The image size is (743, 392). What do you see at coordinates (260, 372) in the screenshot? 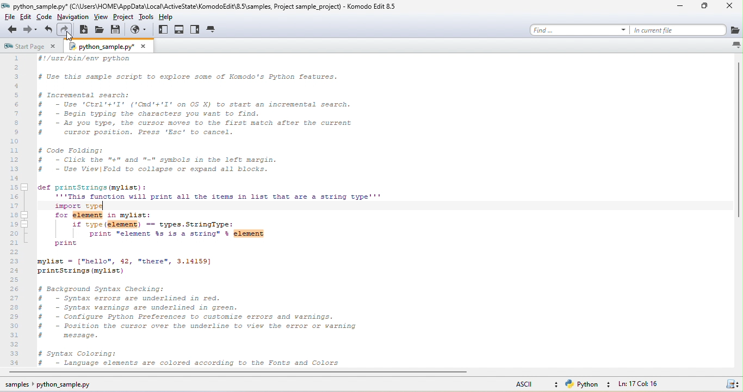
I see `horizontal scroll bar` at bounding box center [260, 372].